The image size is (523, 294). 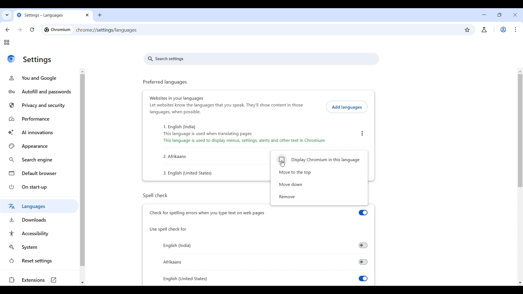 What do you see at coordinates (38, 60) in the screenshot?
I see `Title of current page` at bounding box center [38, 60].